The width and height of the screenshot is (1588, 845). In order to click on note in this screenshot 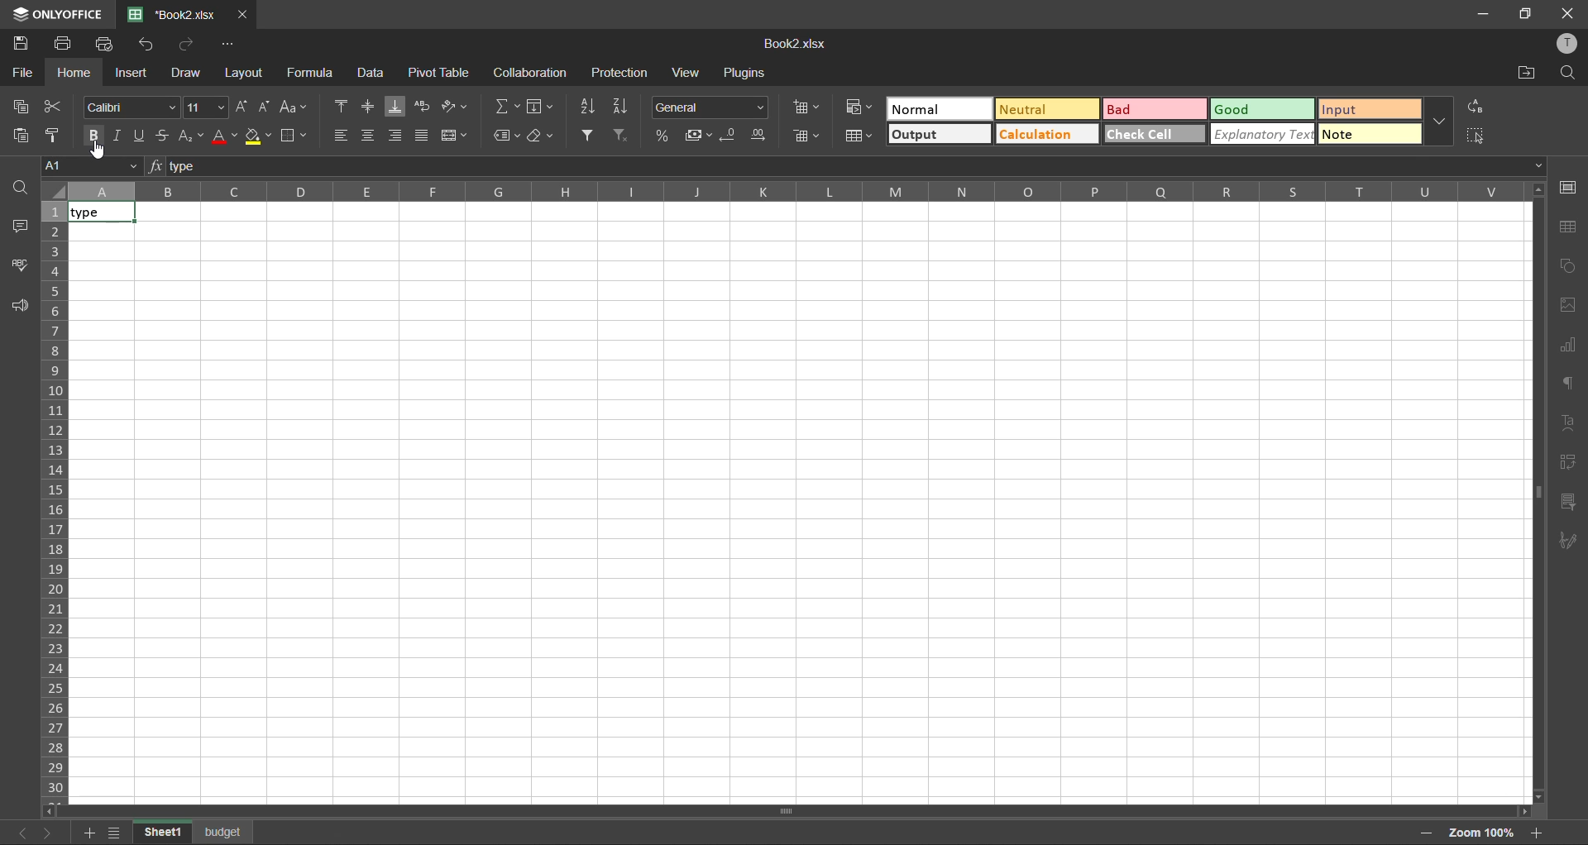, I will do `click(1368, 136)`.